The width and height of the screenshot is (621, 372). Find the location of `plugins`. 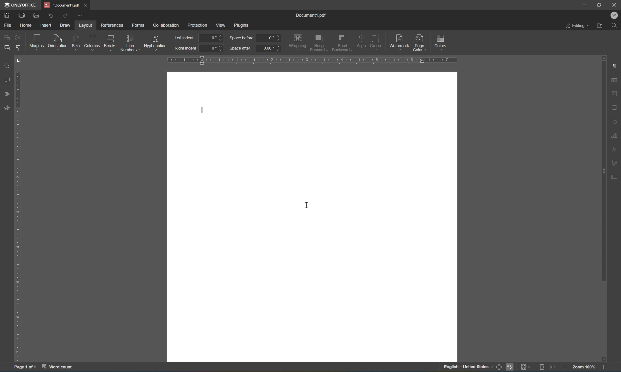

plugins is located at coordinates (243, 25).